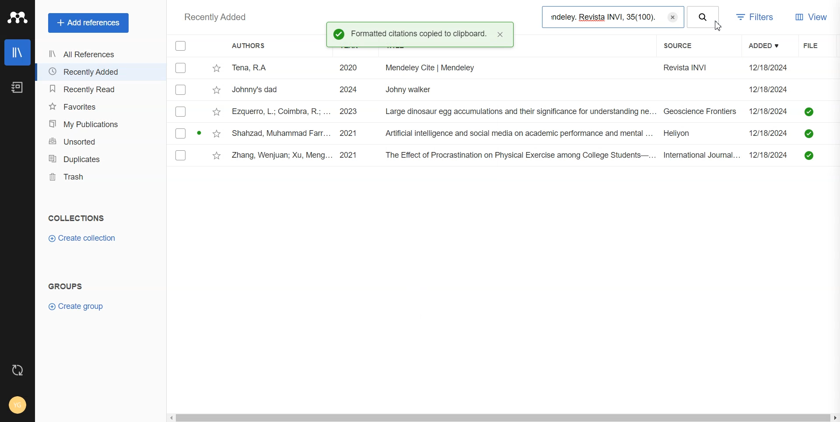  What do you see at coordinates (98, 55) in the screenshot?
I see `All References` at bounding box center [98, 55].